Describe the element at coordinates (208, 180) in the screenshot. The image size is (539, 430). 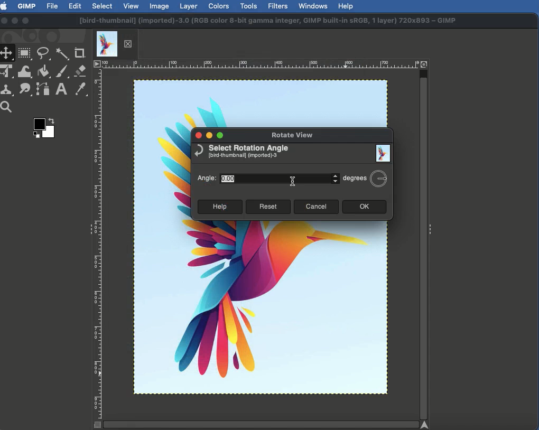
I see `Angle:` at that location.